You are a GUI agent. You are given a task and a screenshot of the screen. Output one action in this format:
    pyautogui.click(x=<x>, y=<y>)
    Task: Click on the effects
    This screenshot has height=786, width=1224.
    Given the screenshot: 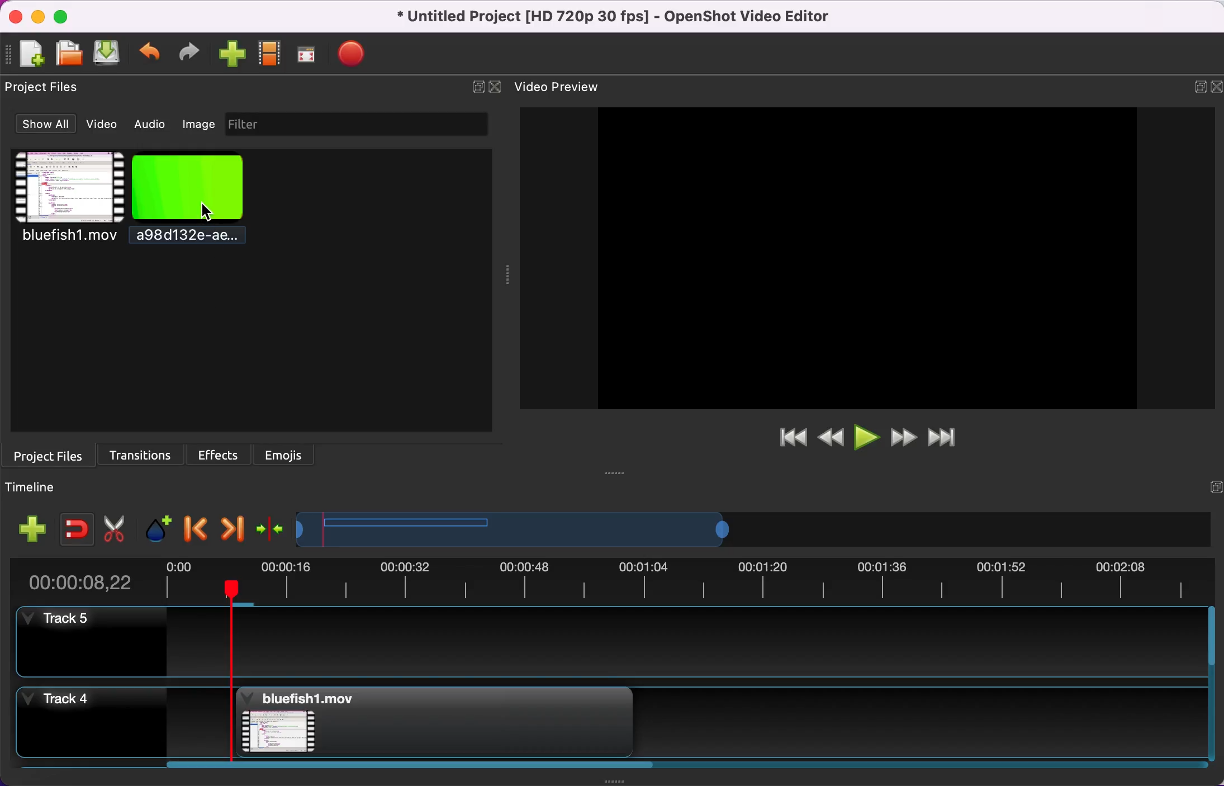 What is the action you would take?
    pyautogui.click(x=219, y=454)
    